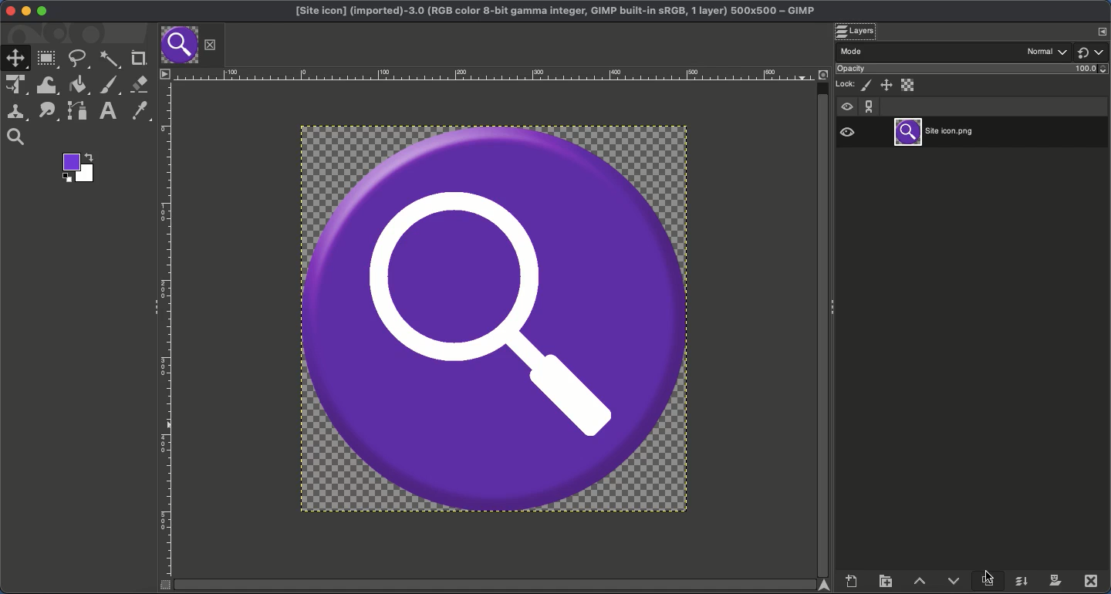 Image resolution: width=1111 pixels, height=594 pixels. What do you see at coordinates (1020, 579) in the screenshot?
I see `Merge layers` at bounding box center [1020, 579].